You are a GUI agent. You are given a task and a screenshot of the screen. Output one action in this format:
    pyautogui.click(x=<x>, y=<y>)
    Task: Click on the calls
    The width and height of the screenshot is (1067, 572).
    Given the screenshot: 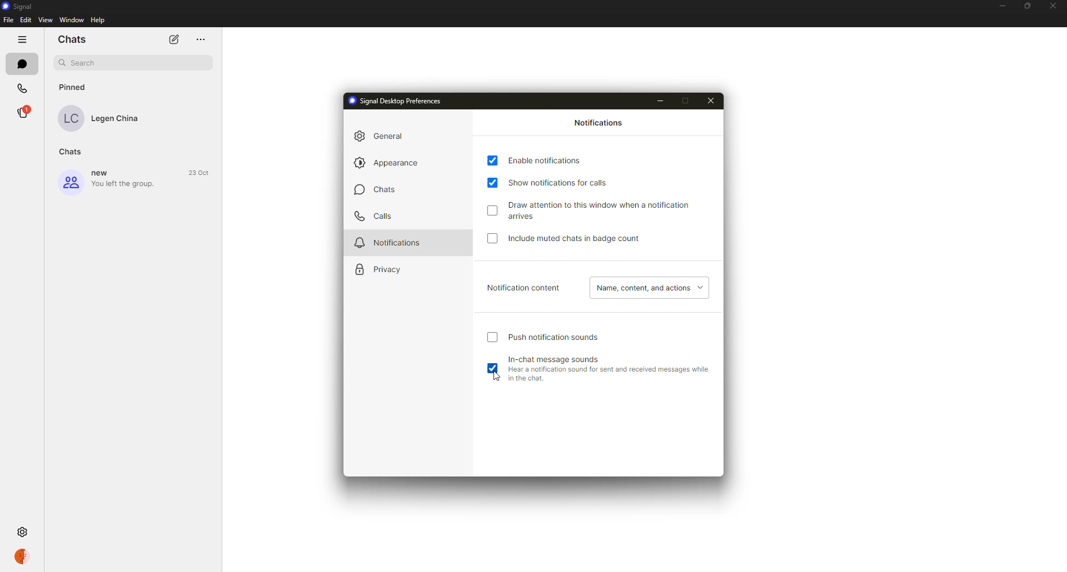 What is the action you would take?
    pyautogui.click(x=376, y=217)
    